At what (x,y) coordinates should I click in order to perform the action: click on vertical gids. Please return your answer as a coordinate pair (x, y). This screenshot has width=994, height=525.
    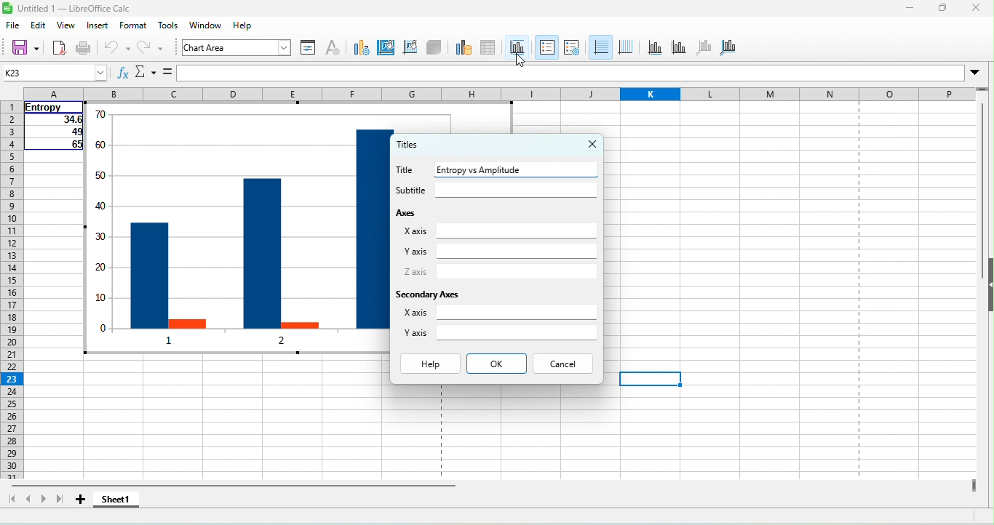
    Looking at the image, I should click on (629, 47).